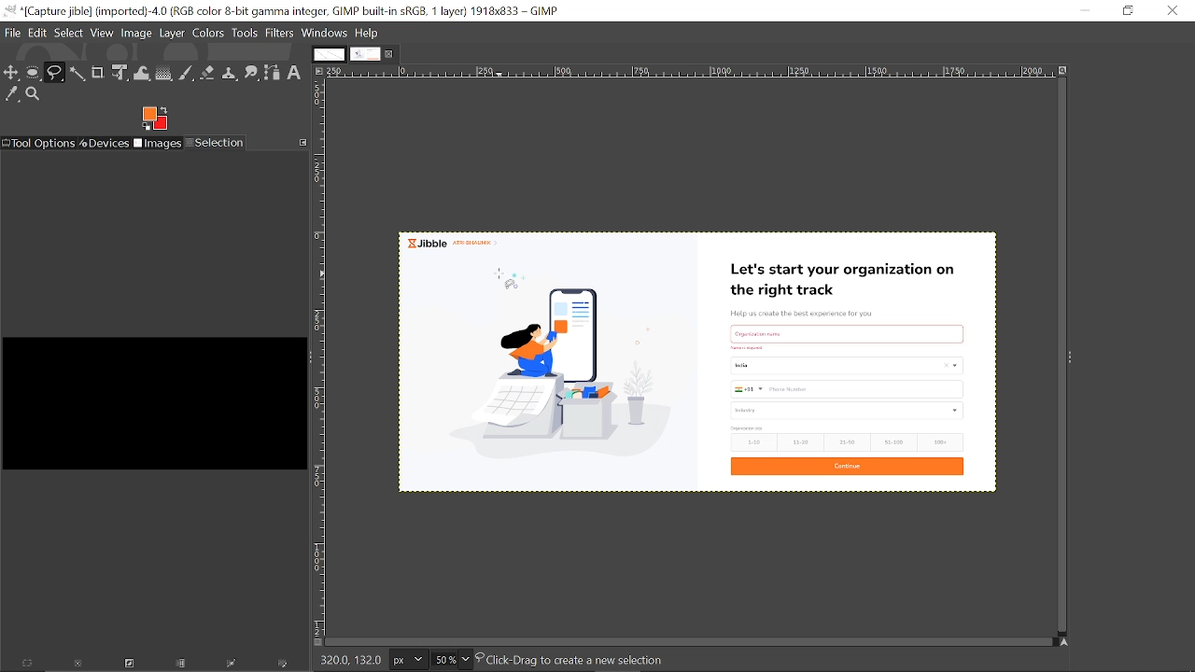 This screenshot has height=672, width=1195. What do you see at coordinates (577, 658) in the screenshot?
I see `click- drag to create a new selection` at bounding box center [577, 658].